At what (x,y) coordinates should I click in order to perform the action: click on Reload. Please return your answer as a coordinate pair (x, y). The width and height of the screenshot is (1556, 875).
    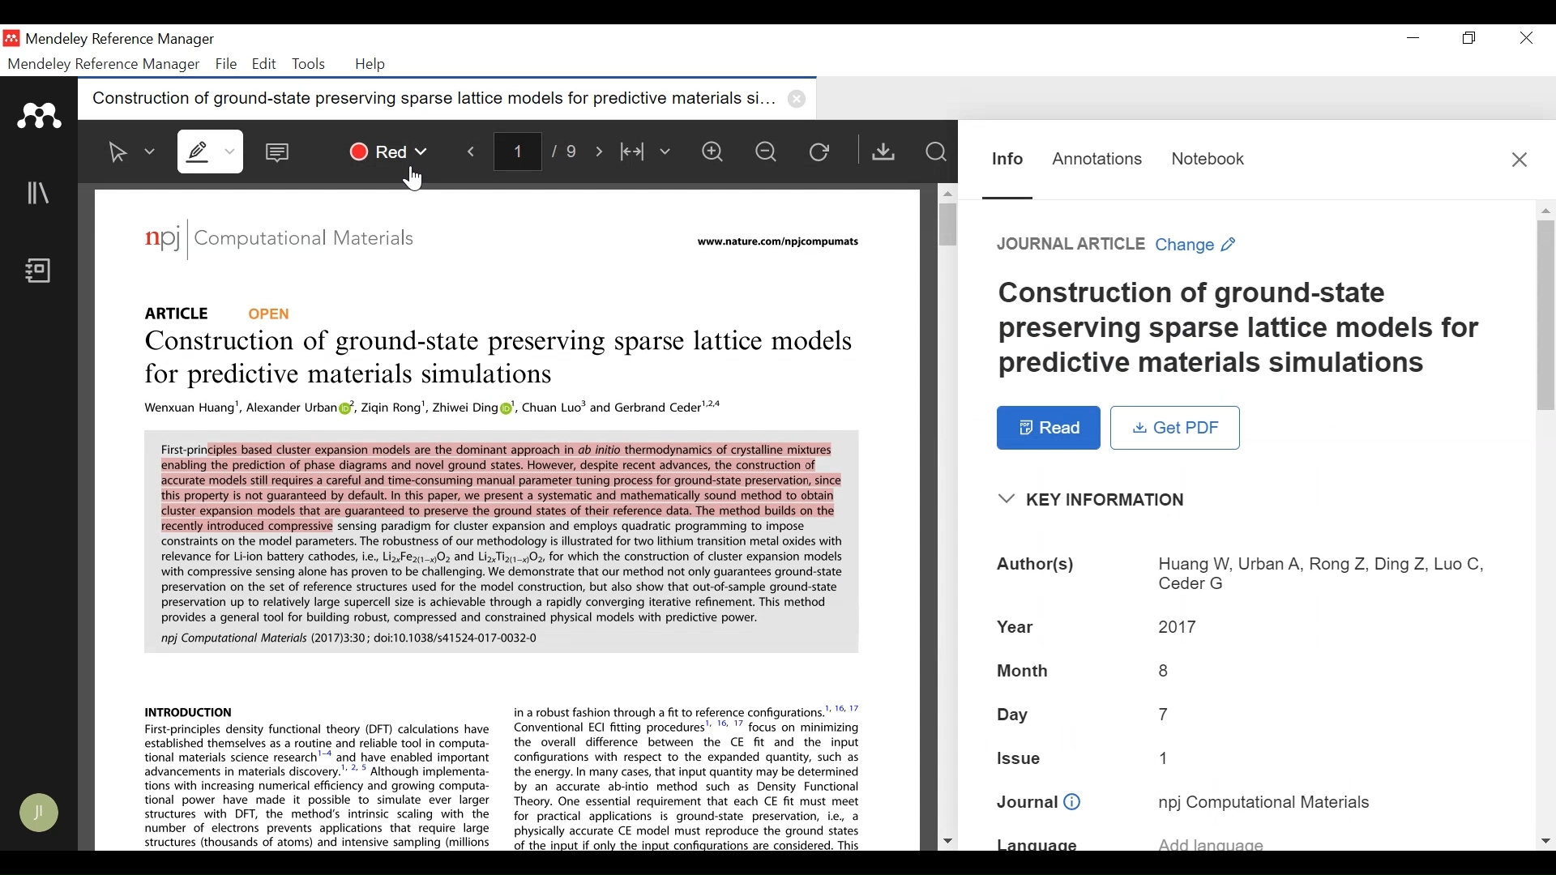
    Looking at the image, I should click on (824, 152).